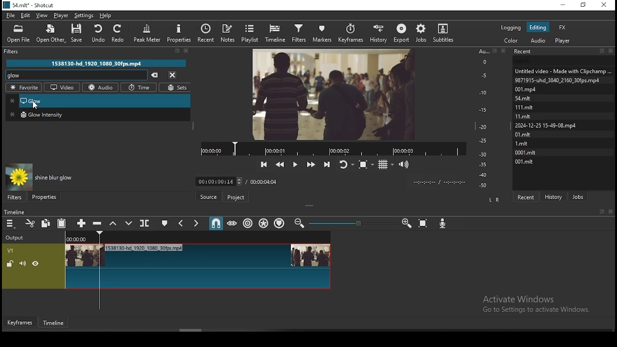  I want to click on source, so click(210, 197).